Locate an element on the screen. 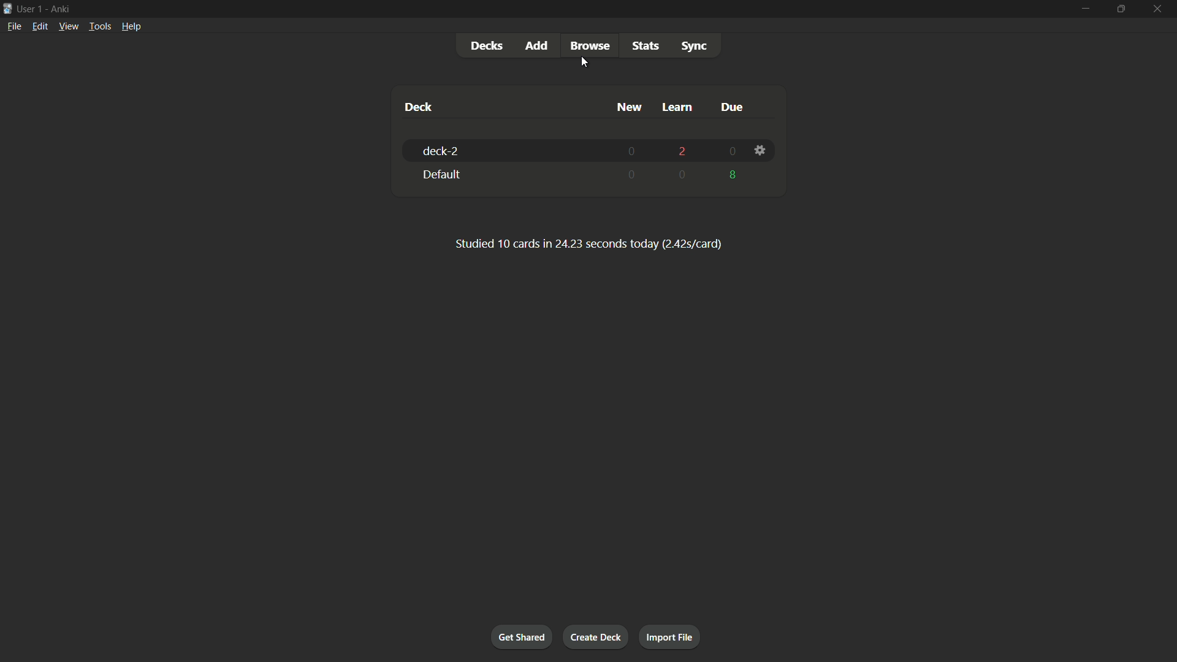 This screenshot has height=662, width=1177. stats is located at coordinates (648, 45).